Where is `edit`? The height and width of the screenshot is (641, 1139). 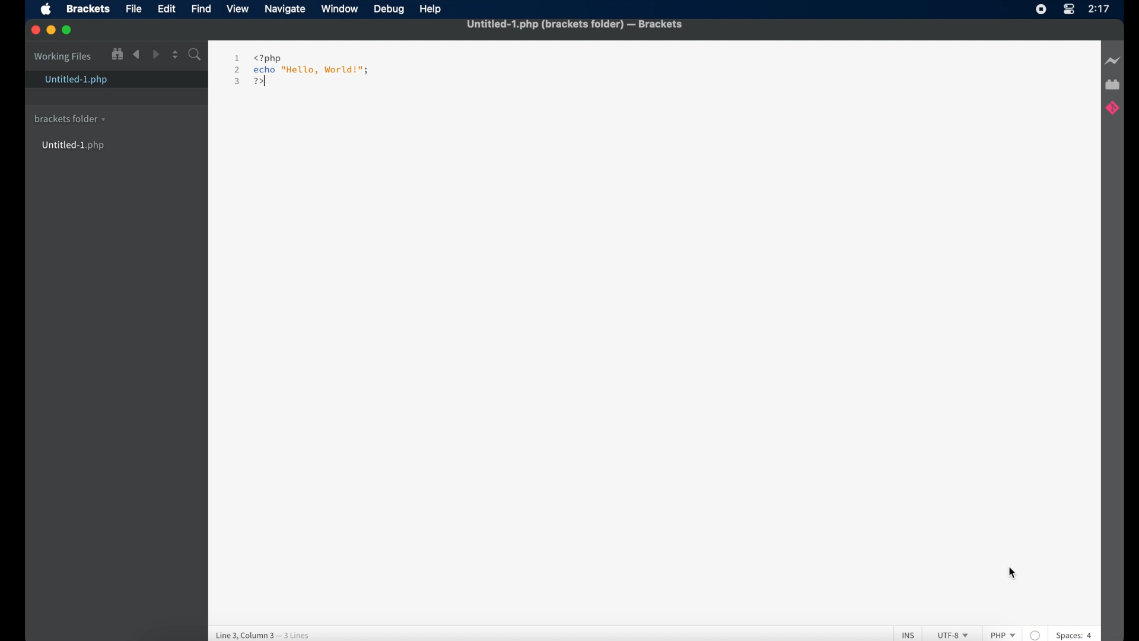
edit is located at coordinates (167, 9).